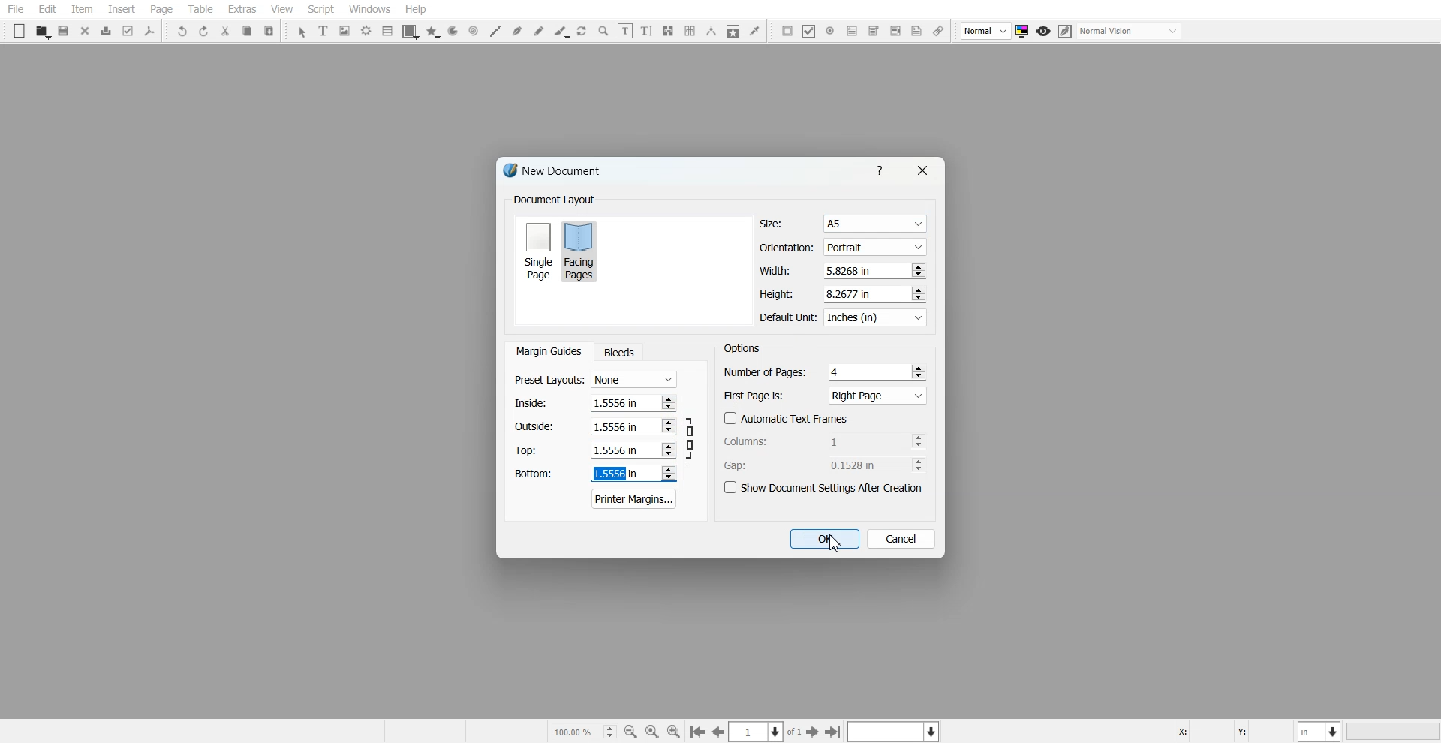  Describe the element at coordinates (697, 732) in the screenshot. I see `Go to the first page` at that location.